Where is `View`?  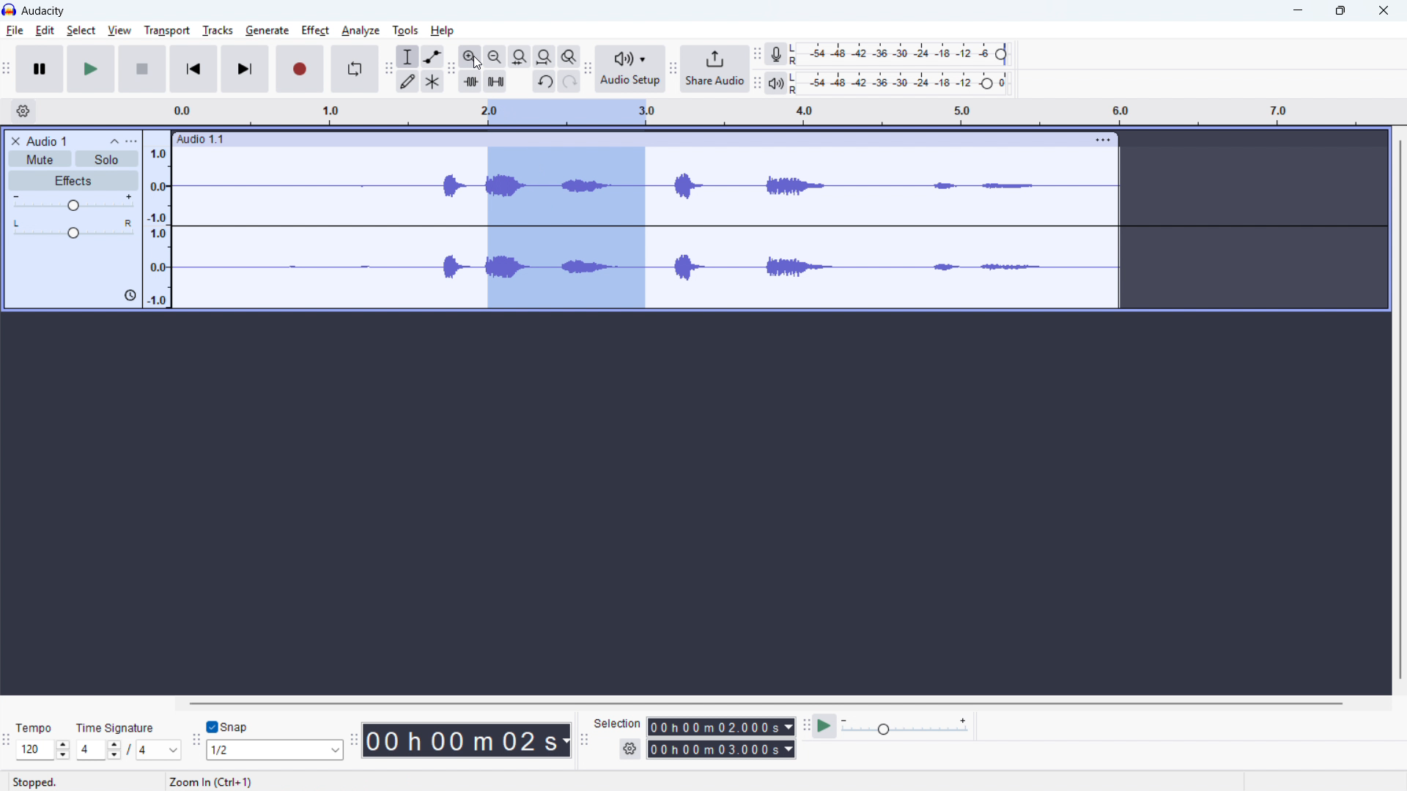 View is located at coordinates (119, 31).